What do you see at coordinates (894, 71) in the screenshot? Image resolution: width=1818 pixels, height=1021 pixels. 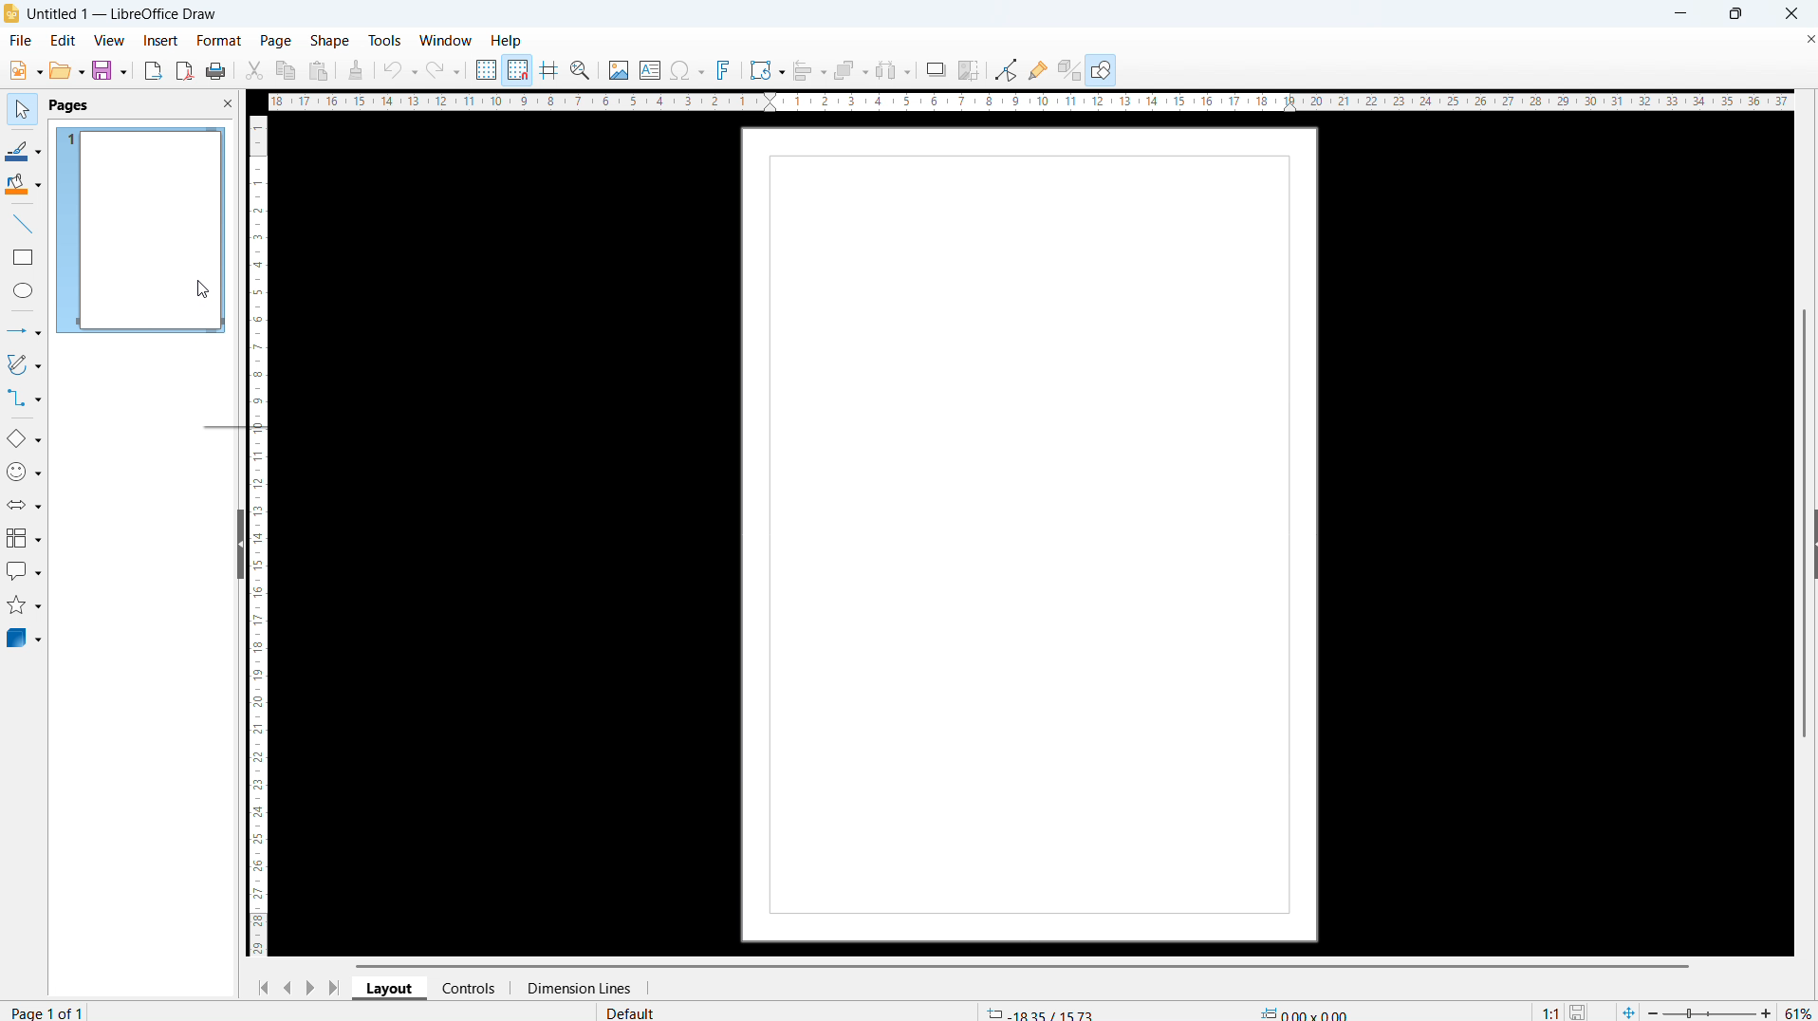 I see `select at least three objects to distribute` at bounding box center [894, 71].